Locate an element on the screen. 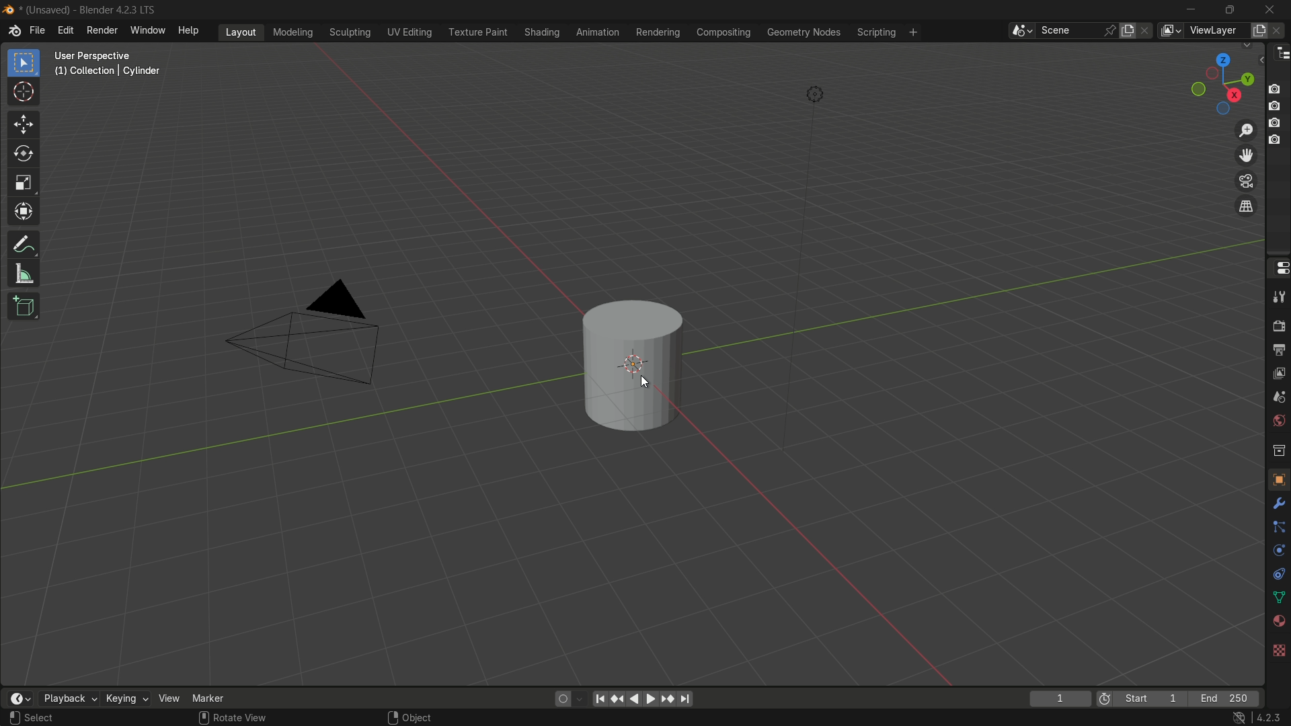 This screenshot has width=1291, height=726. pin scene to workplace is located at coordinates (1109, 31).